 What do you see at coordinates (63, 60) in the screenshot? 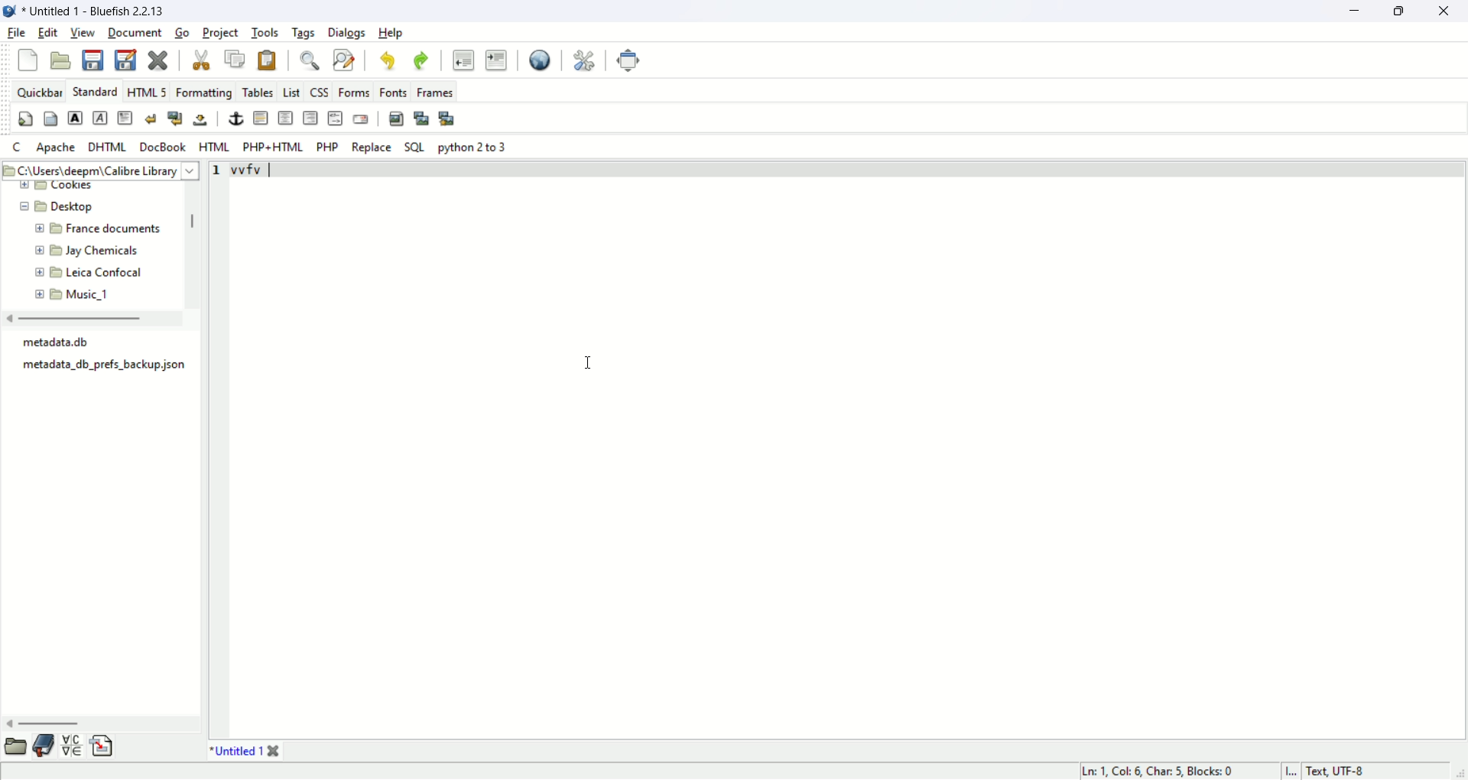
I see `open file` at bounding box center [63, 60].